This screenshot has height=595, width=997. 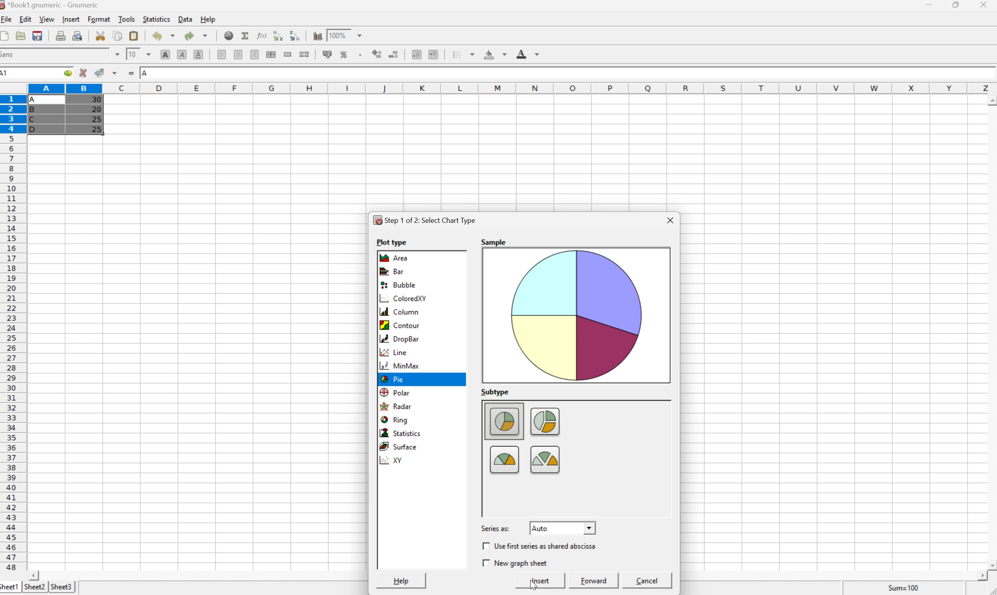 What do you see at coordinates (377, 55) in the screenshot?
I see `Increase number of decimals displayed` at bounding box center [377, 55].